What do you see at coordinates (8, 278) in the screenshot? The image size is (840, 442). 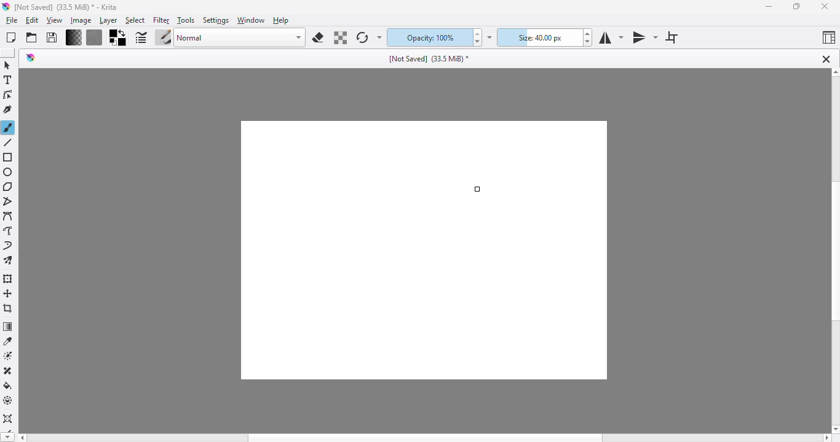 I see `transform a layer or a selection` at bounding box center [8, 278].